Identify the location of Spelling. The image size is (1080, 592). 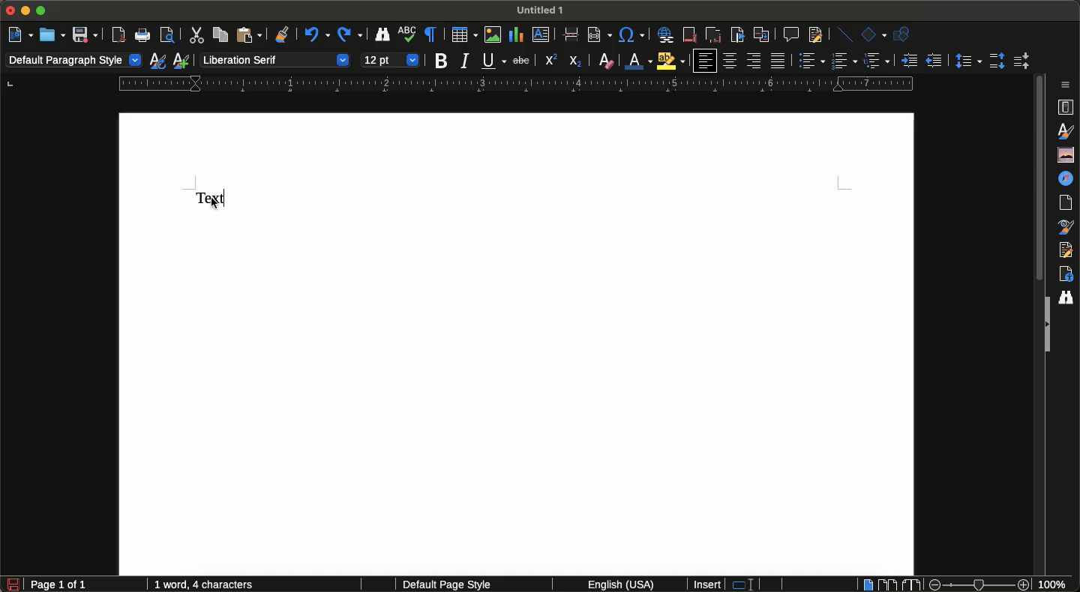
(408, 36).